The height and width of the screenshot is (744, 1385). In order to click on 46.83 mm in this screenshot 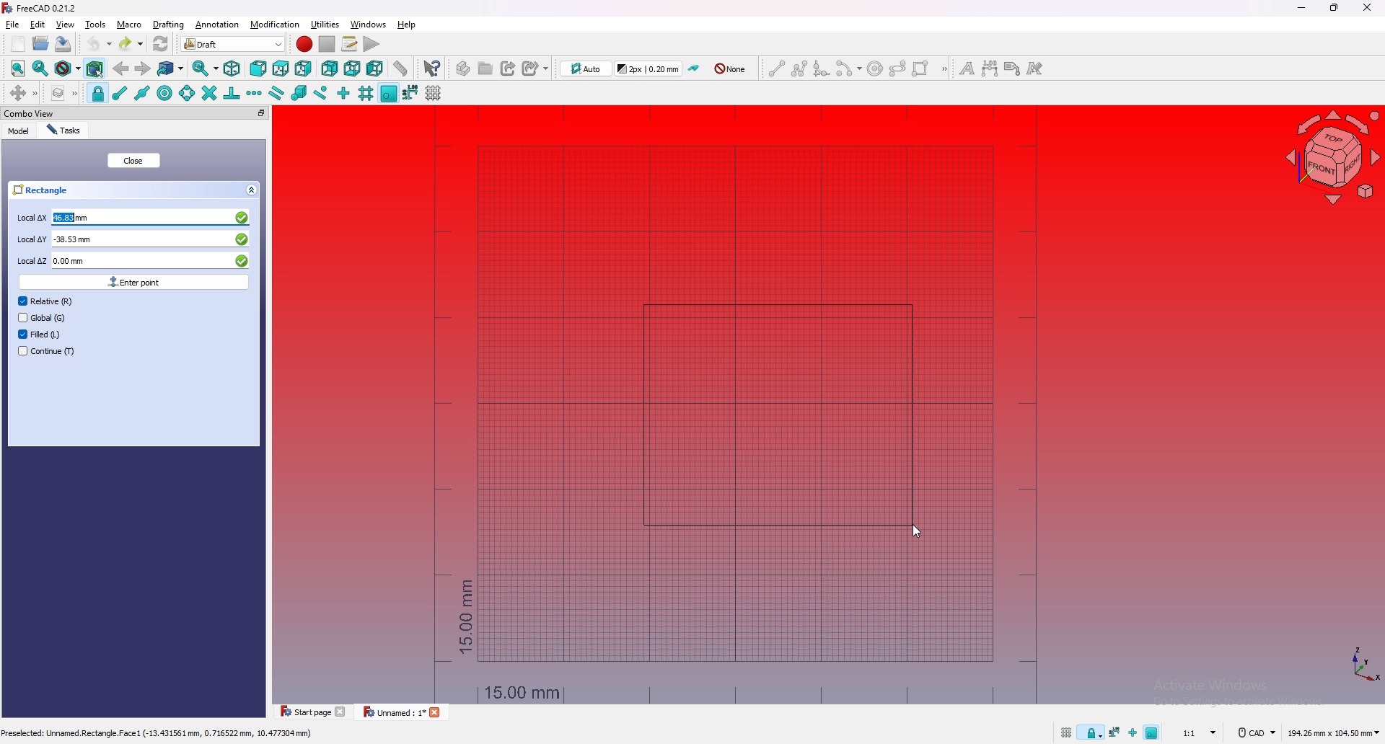, I will do `click(151, 218)`.